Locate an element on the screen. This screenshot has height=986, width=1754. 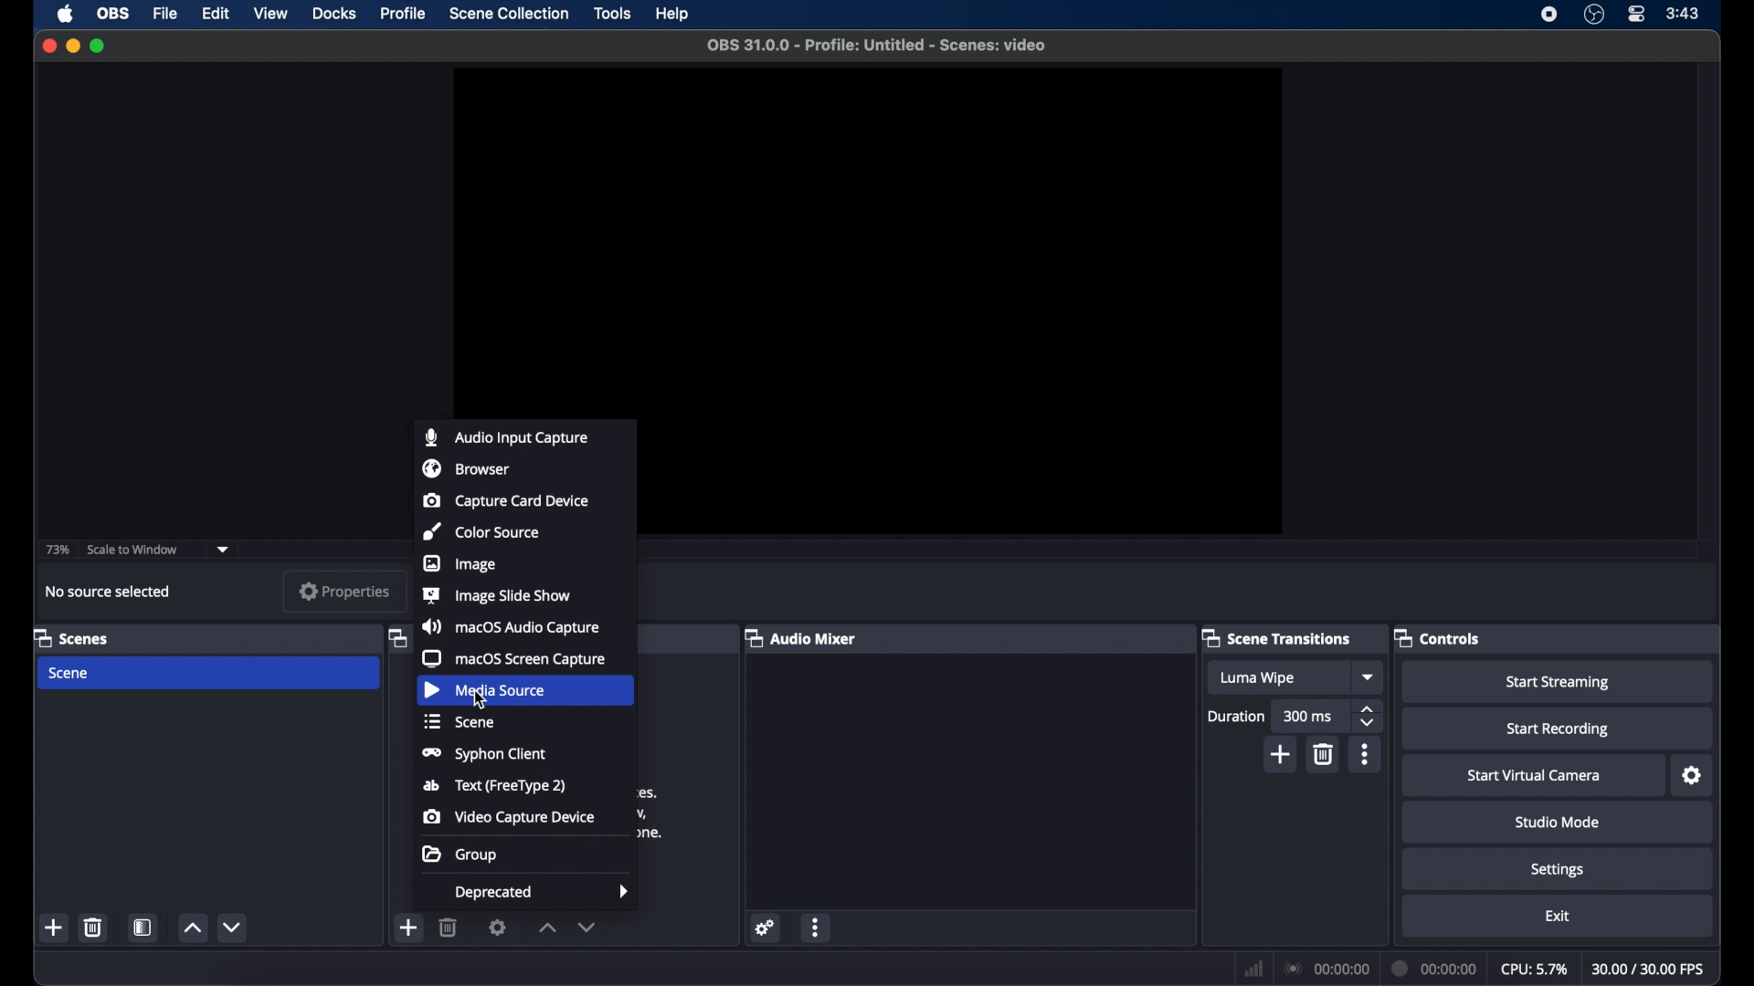
image is located at coordinates (462, 564).